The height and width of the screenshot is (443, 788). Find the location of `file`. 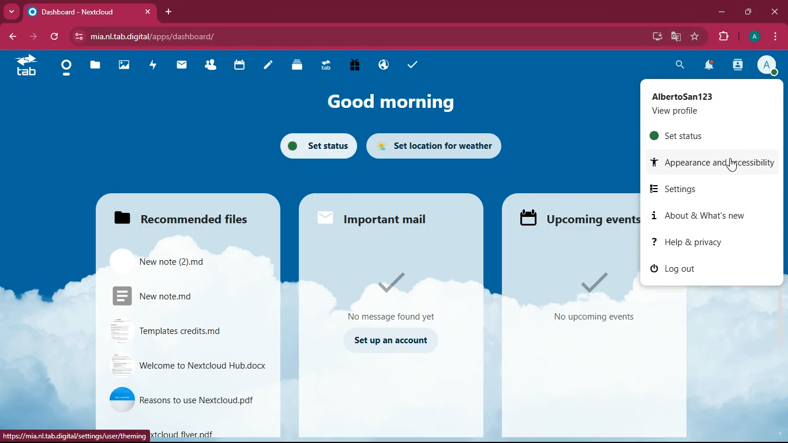

file is located at coordinates (187, 365).